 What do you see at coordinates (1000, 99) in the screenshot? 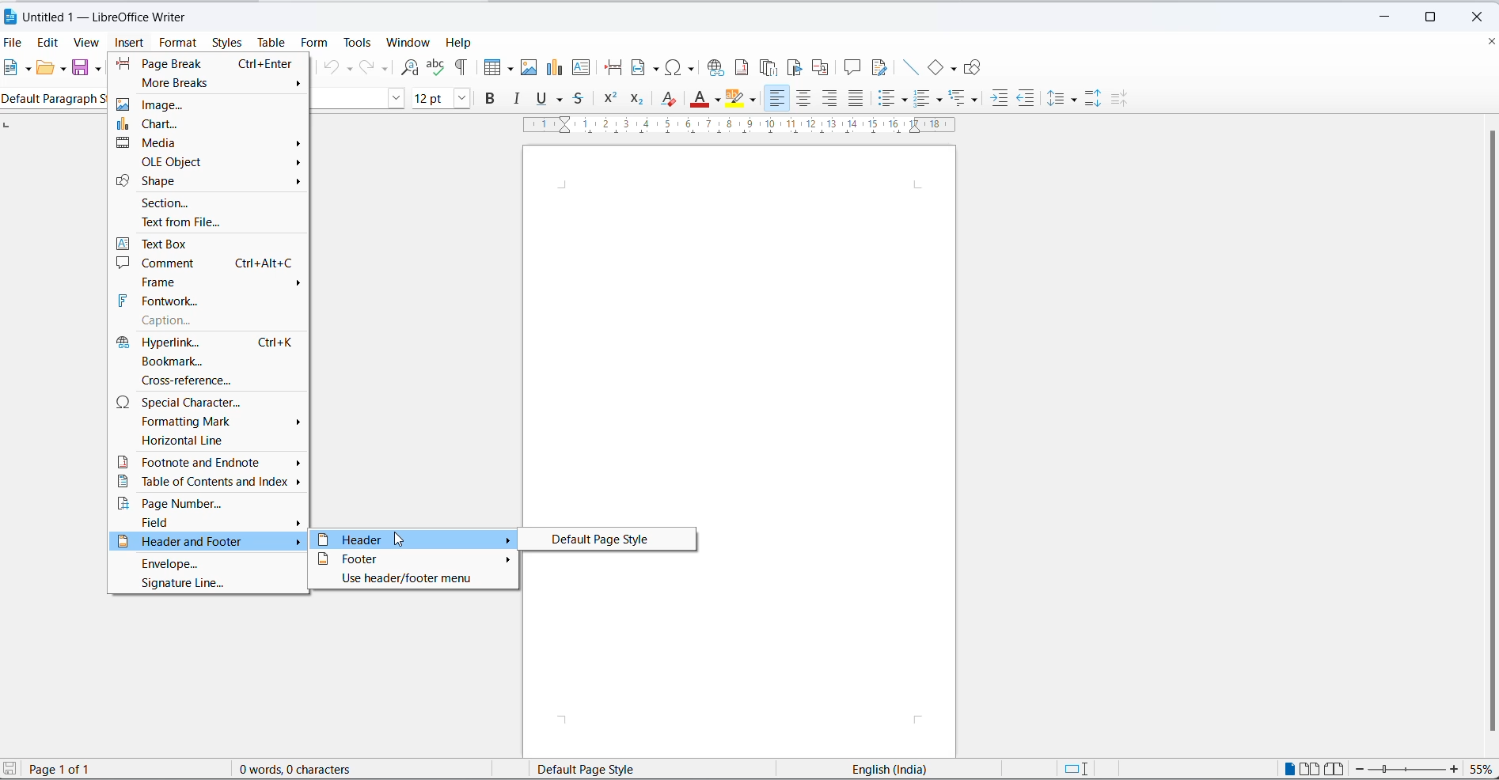
I see `increase indent` at bounding box center [1000, 99].